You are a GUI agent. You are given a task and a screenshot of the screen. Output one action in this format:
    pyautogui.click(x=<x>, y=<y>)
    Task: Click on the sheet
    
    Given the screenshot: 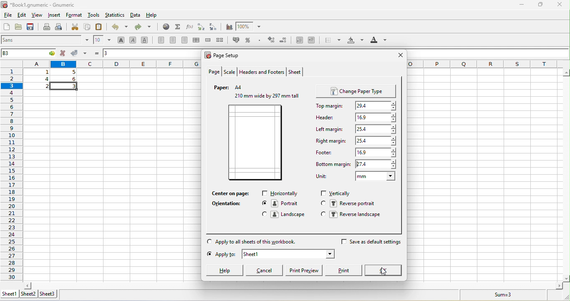 What is the action you would take?
    pyautogui.click(x=296, y=72)
    